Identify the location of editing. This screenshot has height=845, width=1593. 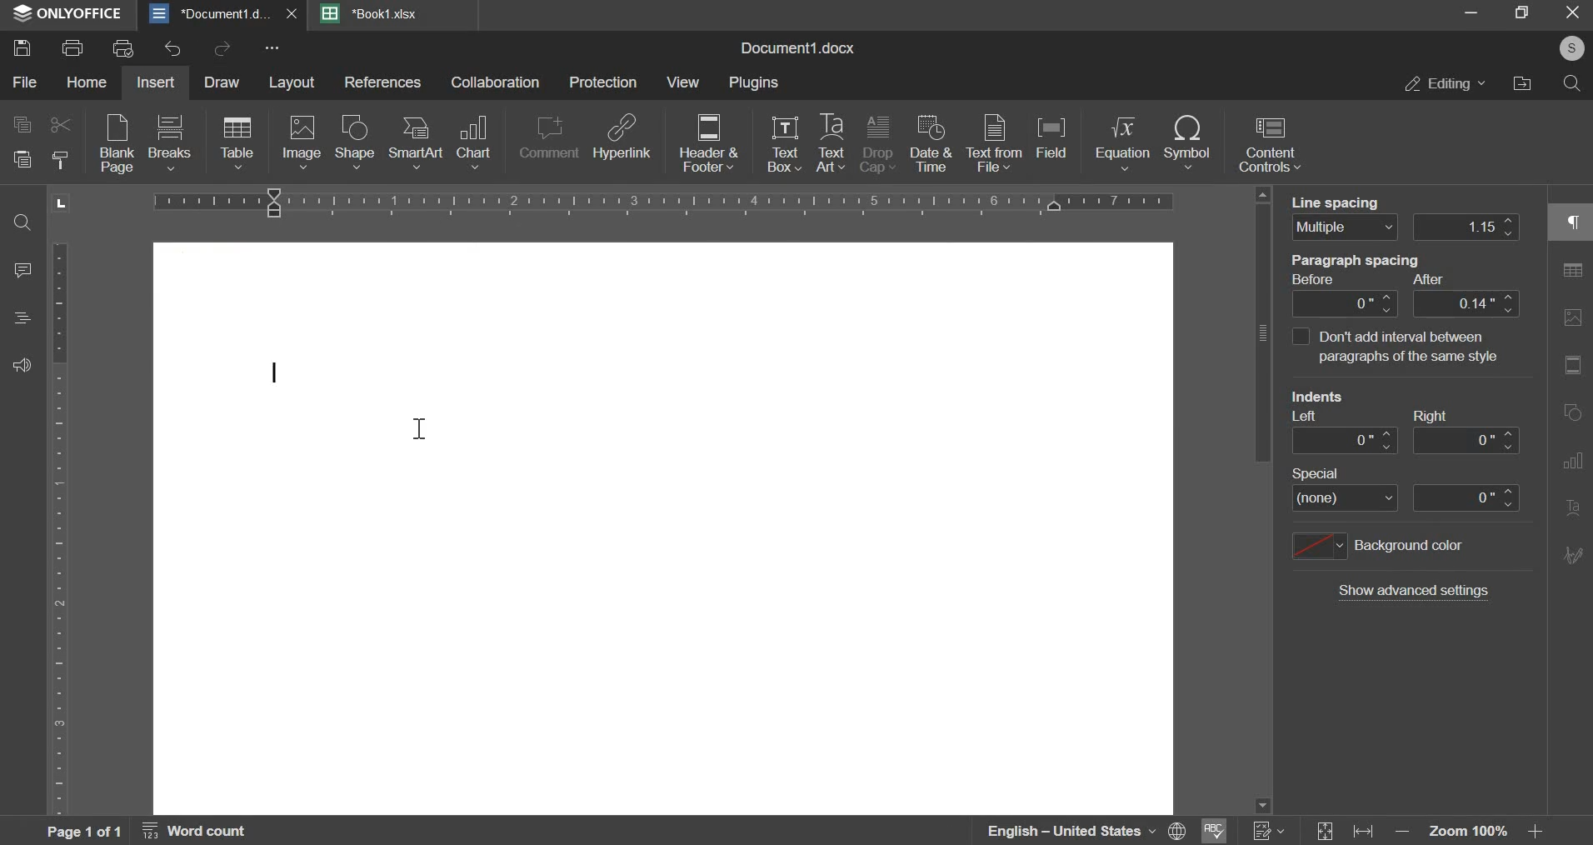
(1438, 87).